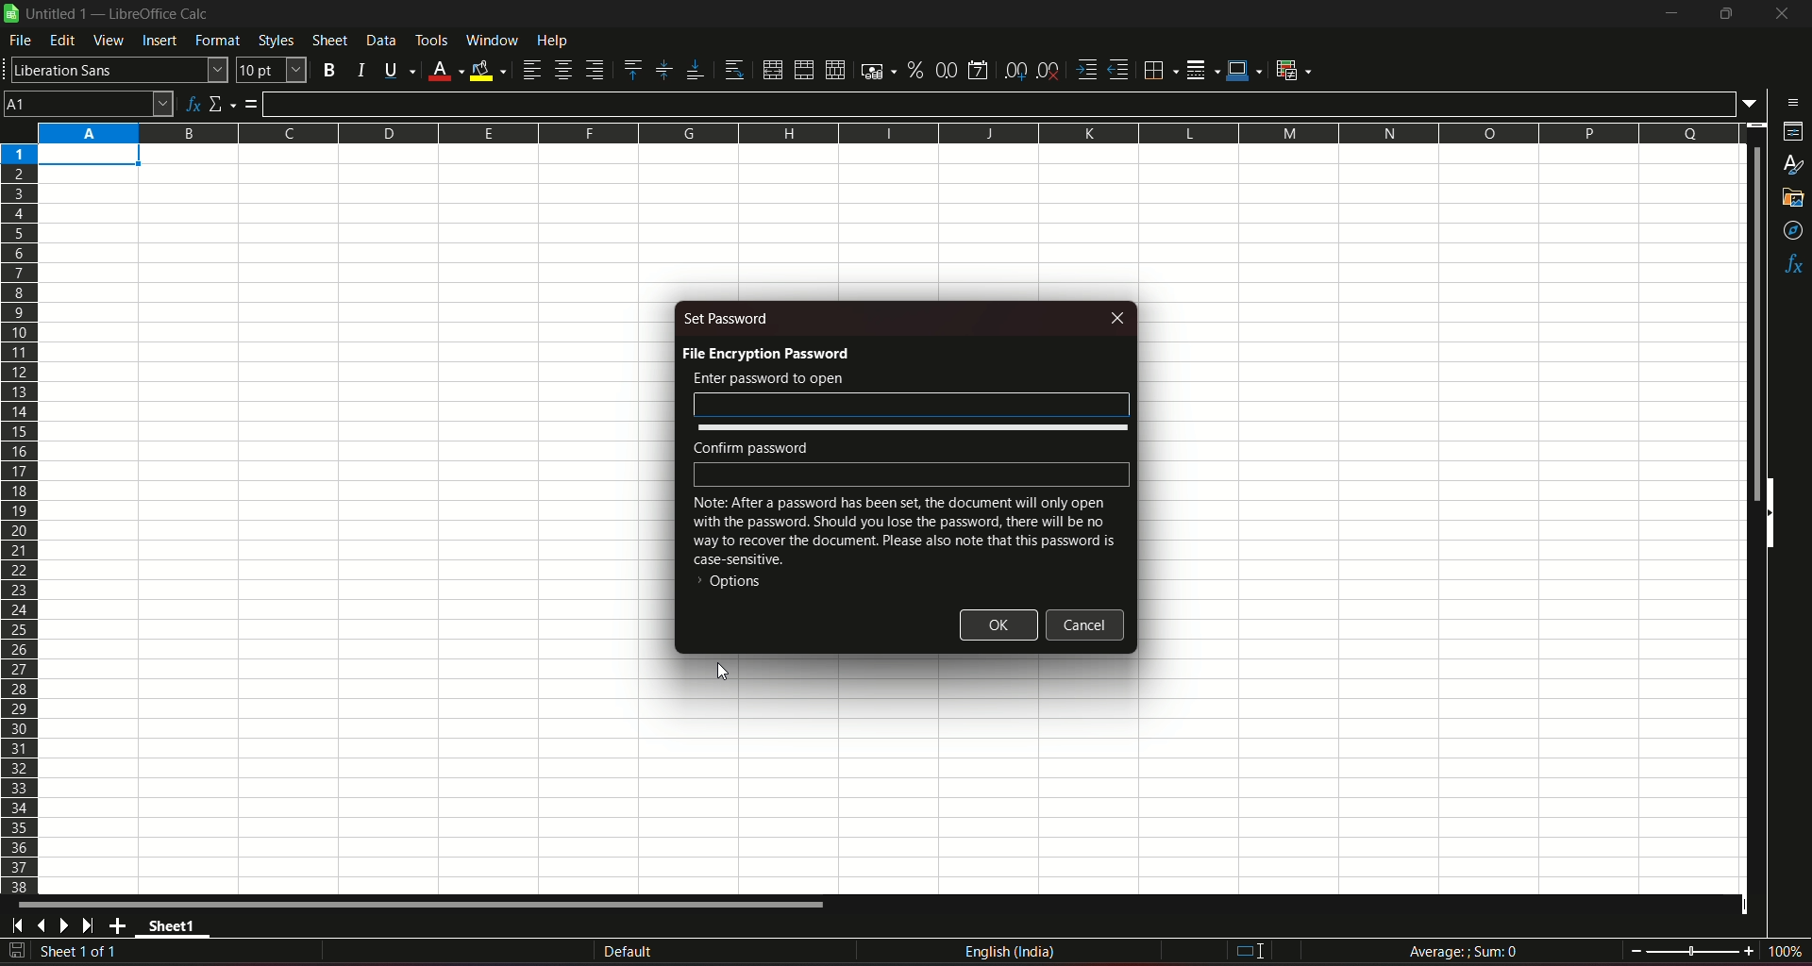 The height and width of the screenshot is (966, 1812). What do you see at coordinates (1794, 202) in the screenshot?
I see `gallery` at bounding box center [1794, 202].